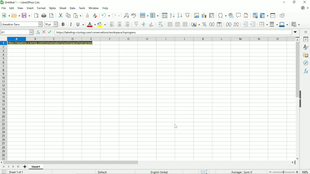 The height and width of the screenshot is (174, 310). I want to click on Hide, so click(301, 98).